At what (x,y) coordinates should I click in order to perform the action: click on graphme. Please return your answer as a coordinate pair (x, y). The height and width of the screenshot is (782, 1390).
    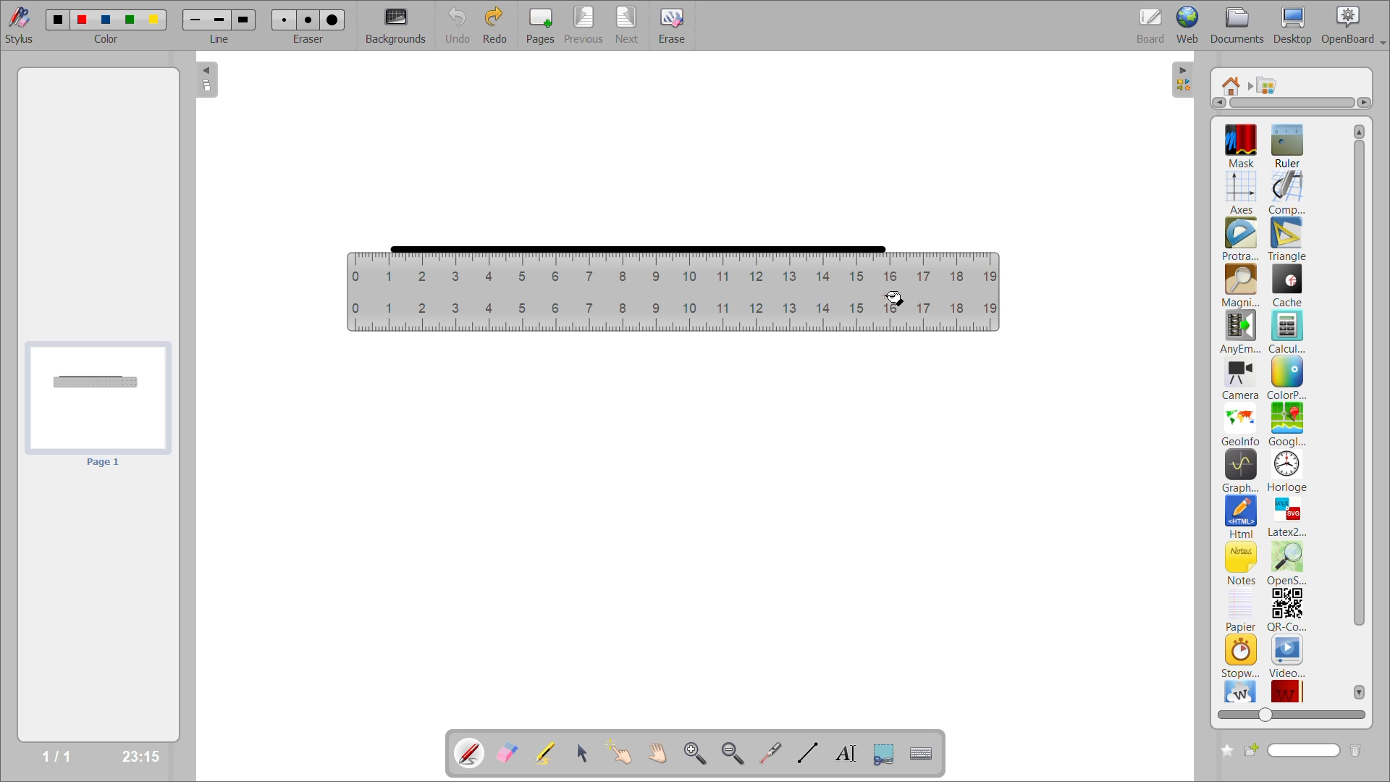
    Looking at the image, I should click on (1241, 471).